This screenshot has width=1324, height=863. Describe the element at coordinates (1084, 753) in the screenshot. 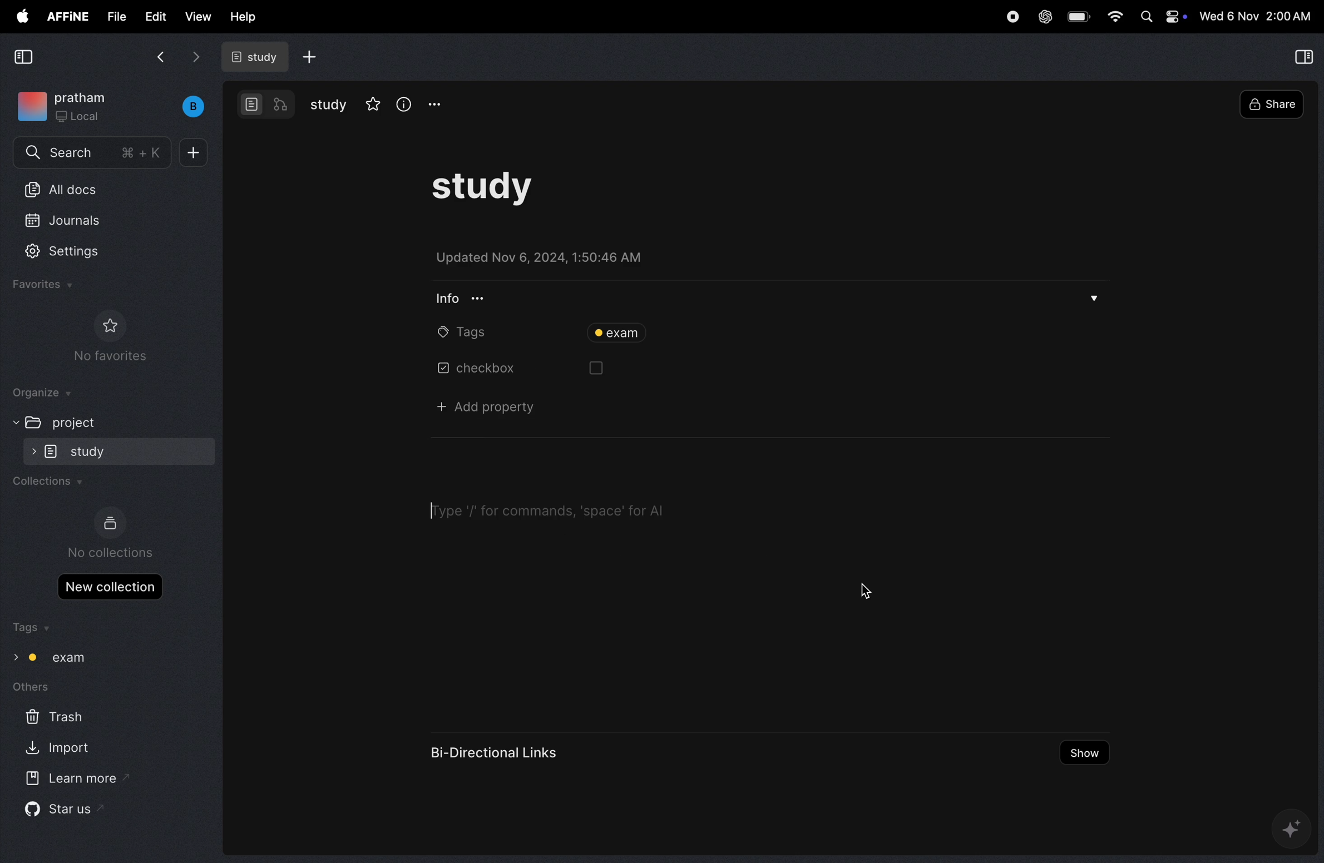

I see `show` at that location.